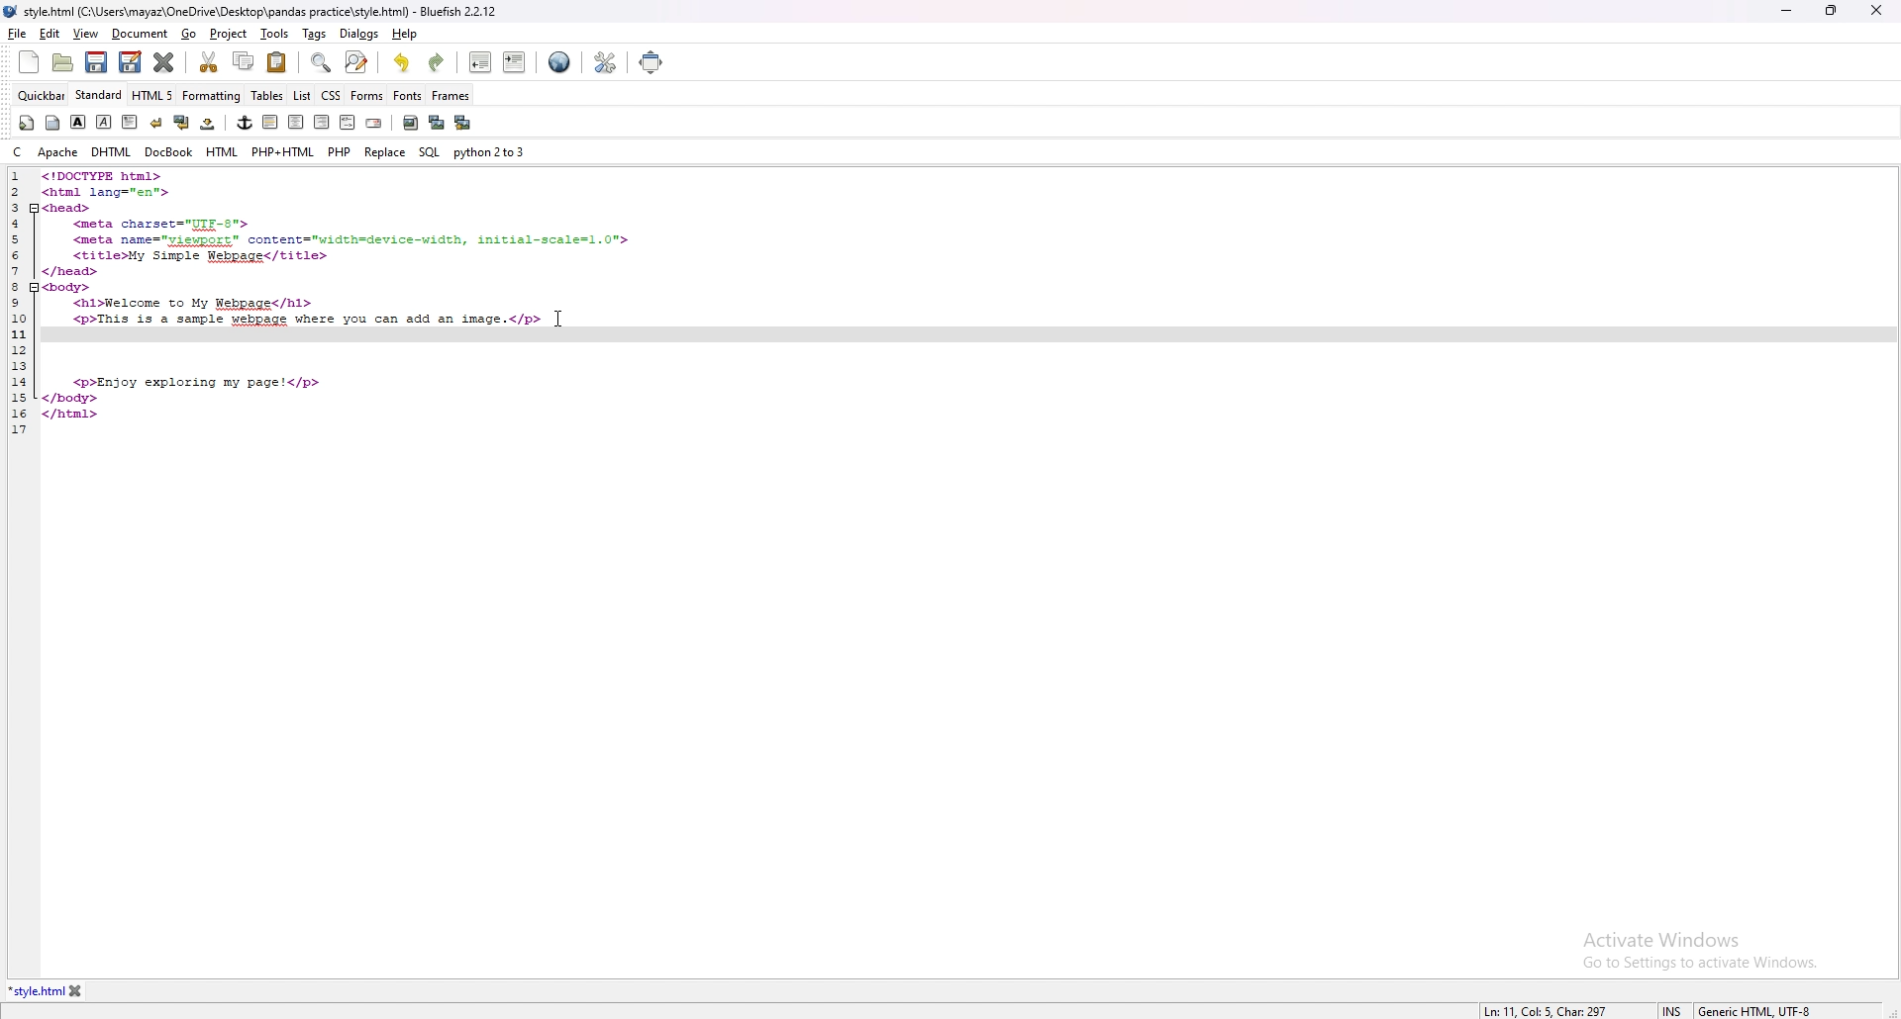 This screenshot has width=1901, height=1019. Describe the element at coordinates (436, 123) in the screenshot. I see `insert thumbnail` at that location.